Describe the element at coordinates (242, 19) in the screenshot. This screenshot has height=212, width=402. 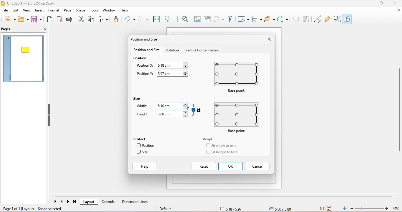
I see `transformation` at that location.